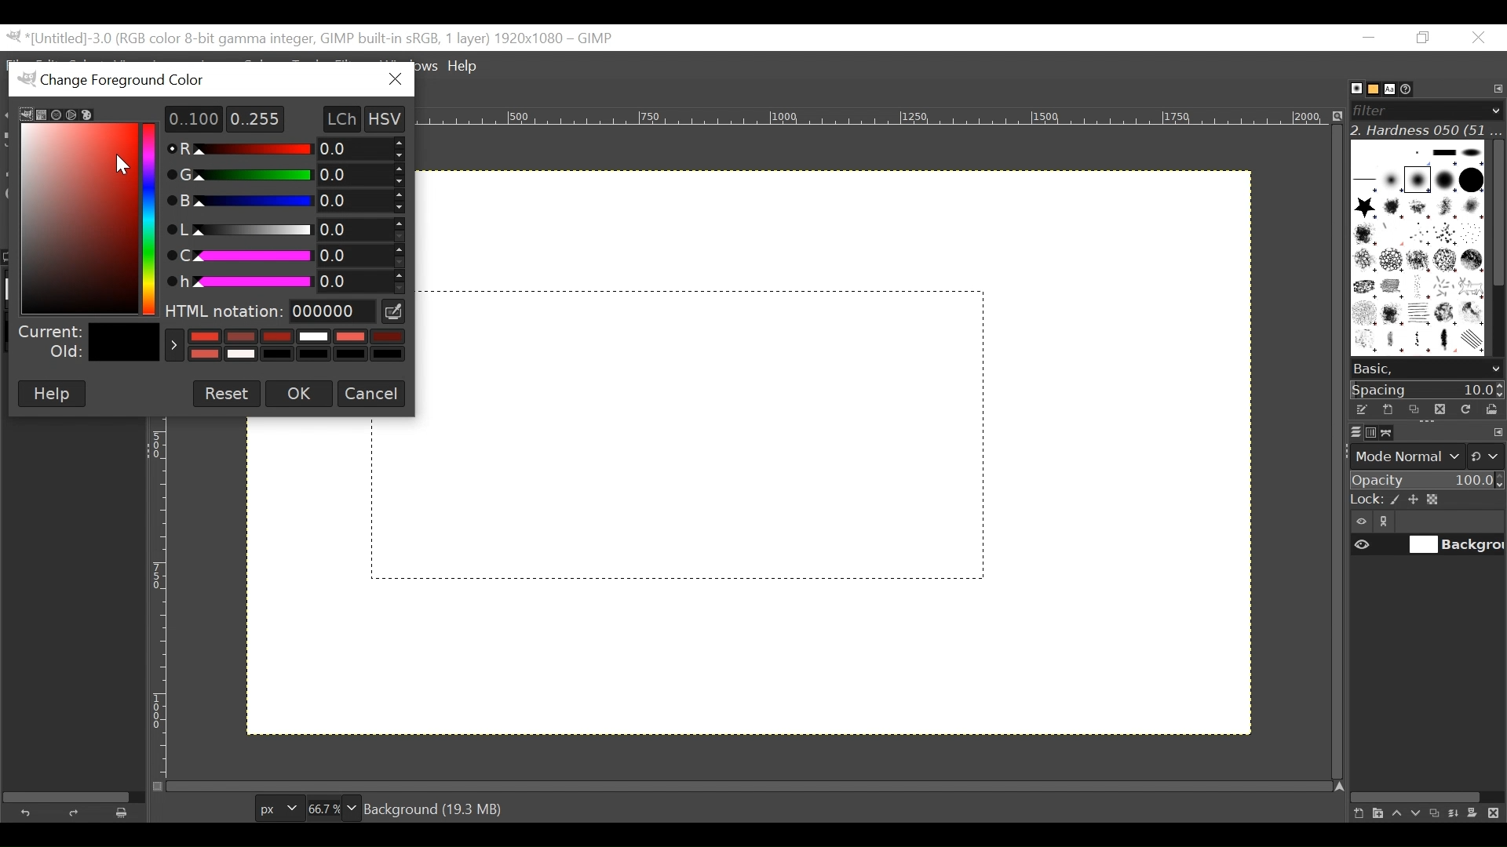  I want to click on OK, so click(297, 394).